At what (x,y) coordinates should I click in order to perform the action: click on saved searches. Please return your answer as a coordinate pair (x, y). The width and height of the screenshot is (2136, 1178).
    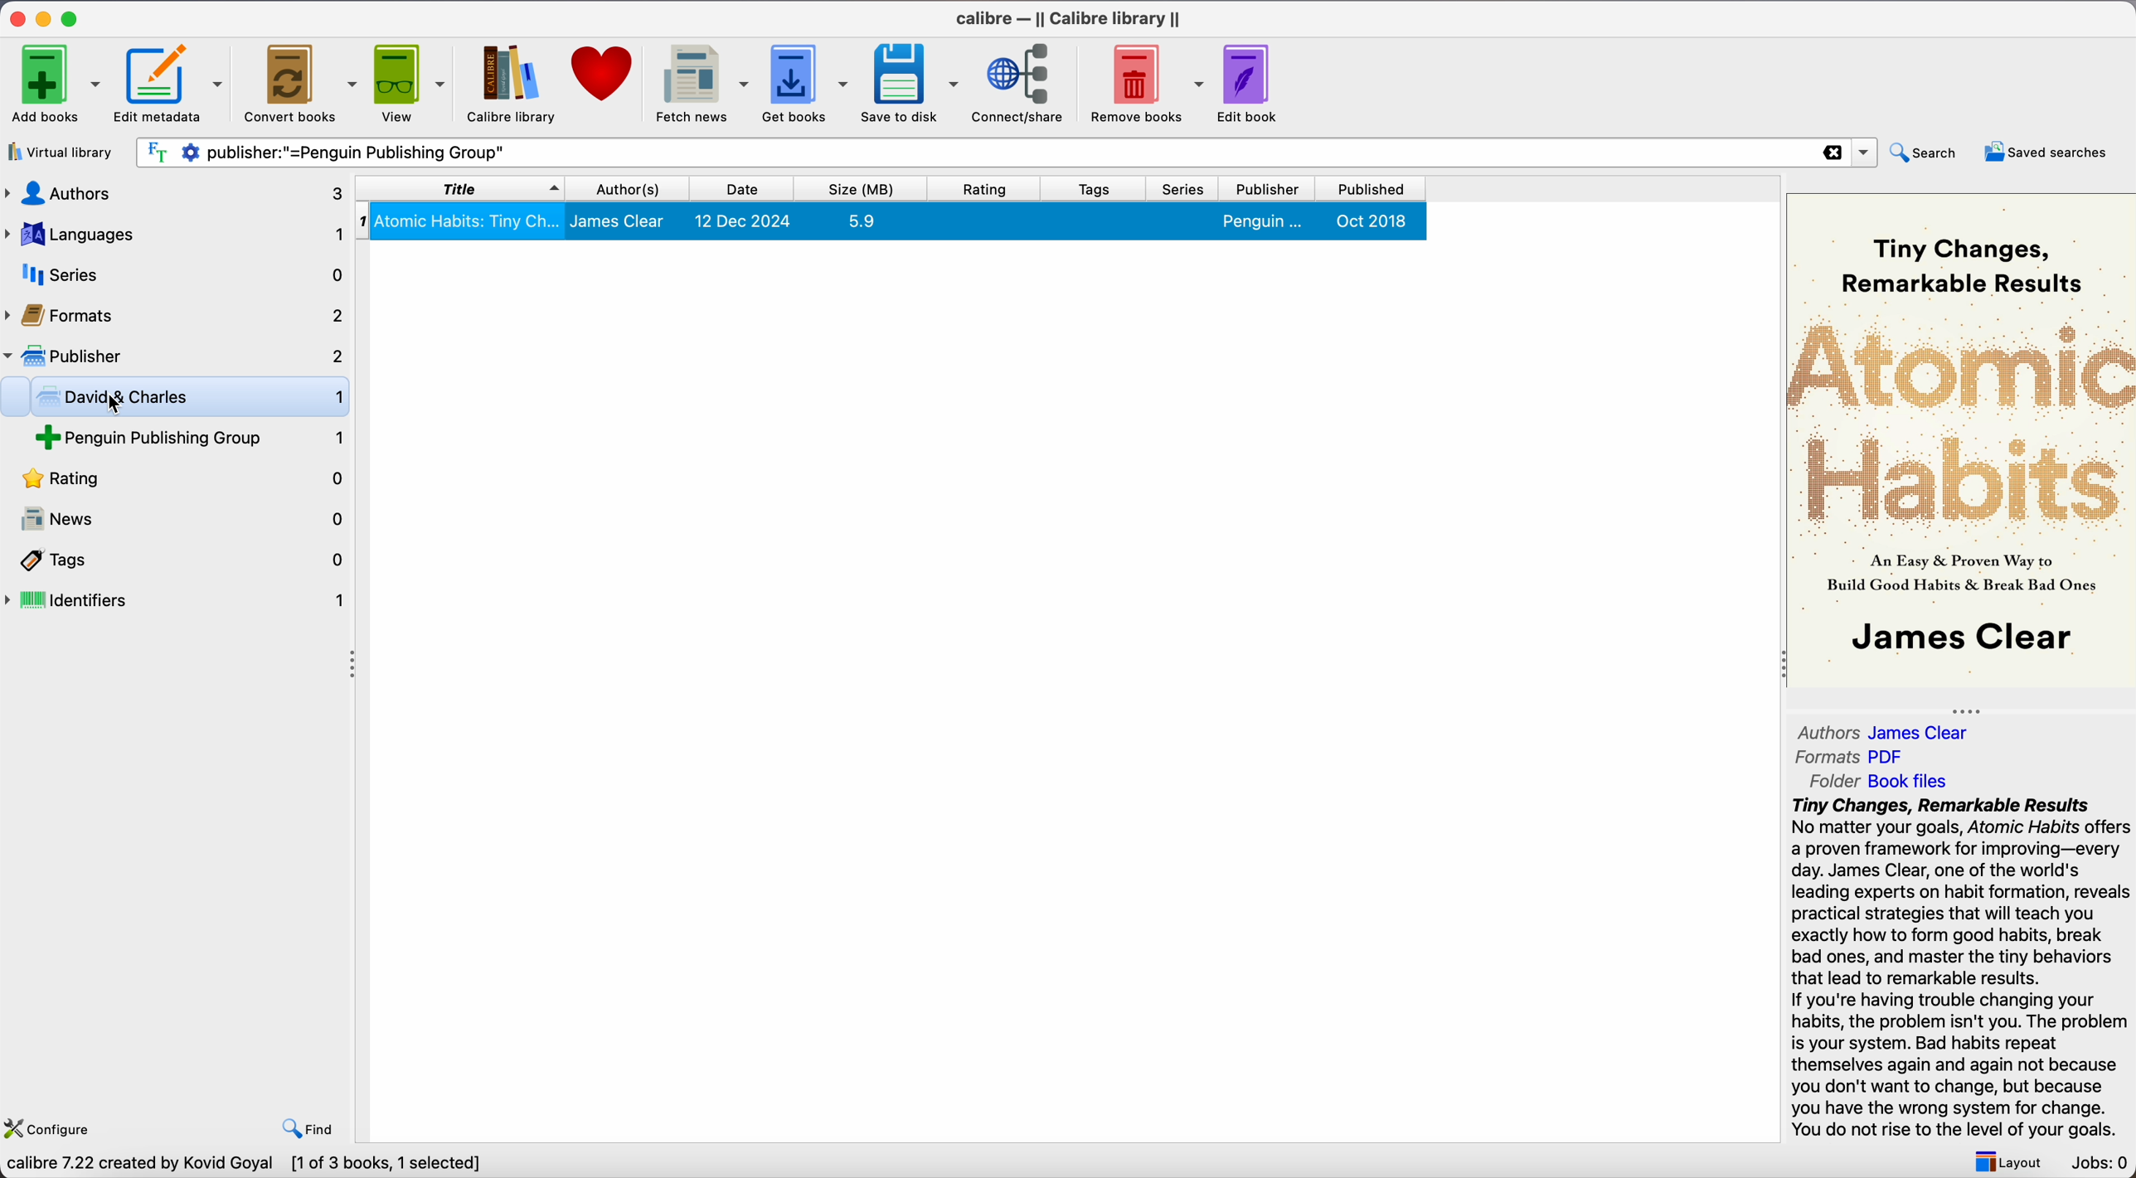
    Looking at the image, I should click on (2044, 151).